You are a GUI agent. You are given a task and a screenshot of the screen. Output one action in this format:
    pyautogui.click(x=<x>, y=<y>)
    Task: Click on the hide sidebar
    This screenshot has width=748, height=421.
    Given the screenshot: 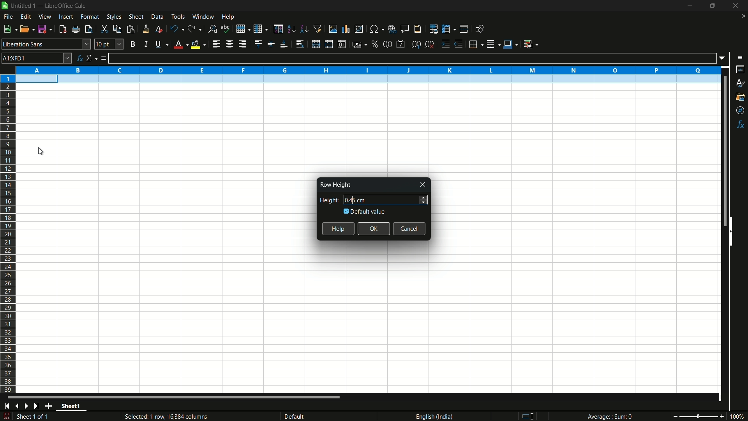 What is the action you would take?
    pyautogui.click(x=734, y=231)
    